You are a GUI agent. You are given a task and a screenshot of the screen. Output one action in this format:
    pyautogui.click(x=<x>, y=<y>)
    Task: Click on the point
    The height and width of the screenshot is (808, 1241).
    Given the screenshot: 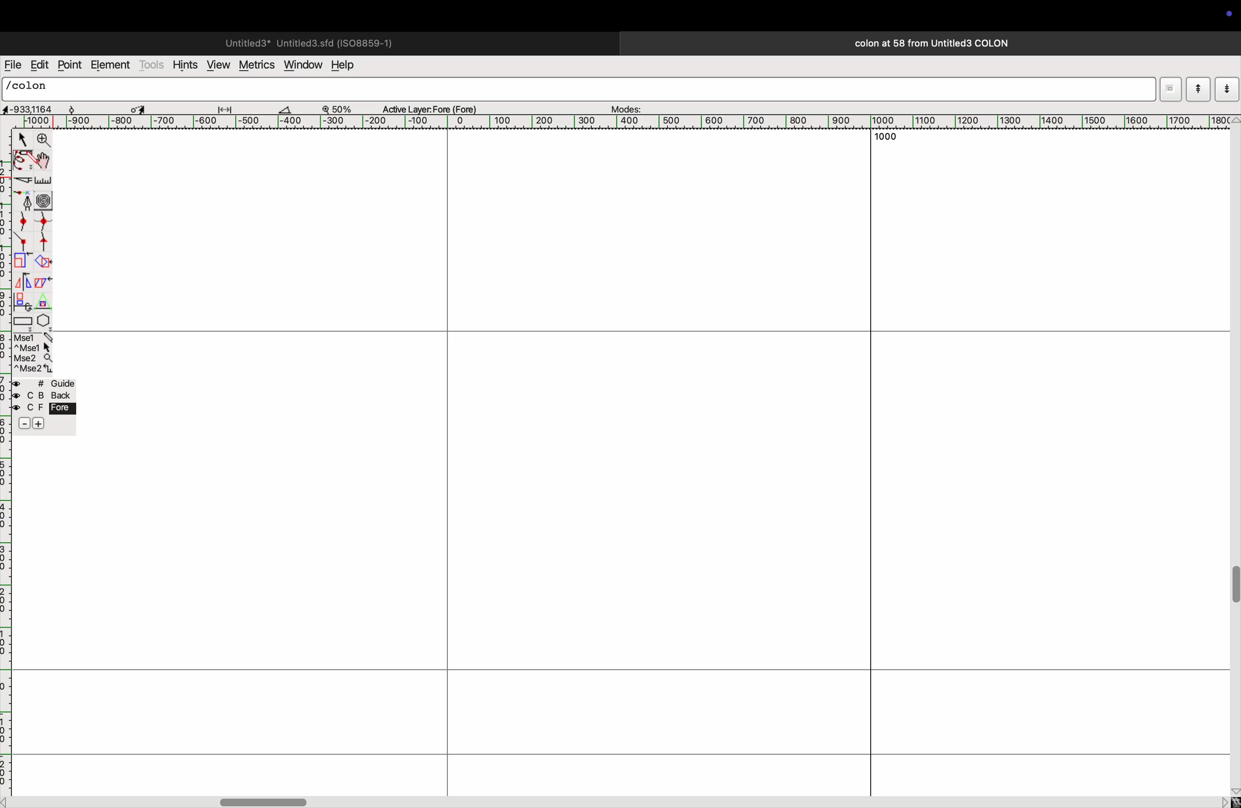 What is the action you would take?
    pyautogui.click(x=71, y=66)
    